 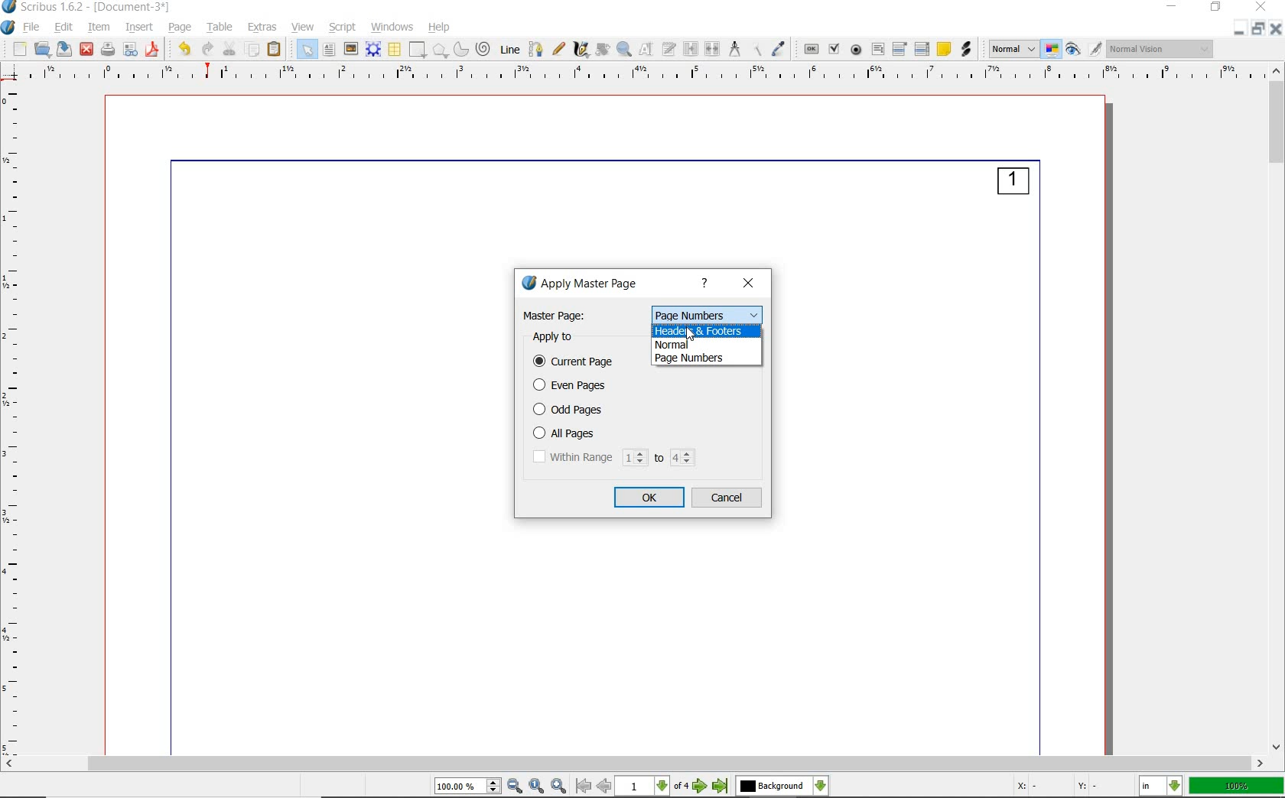 I want to click on arc, so click(x=463, y=50).